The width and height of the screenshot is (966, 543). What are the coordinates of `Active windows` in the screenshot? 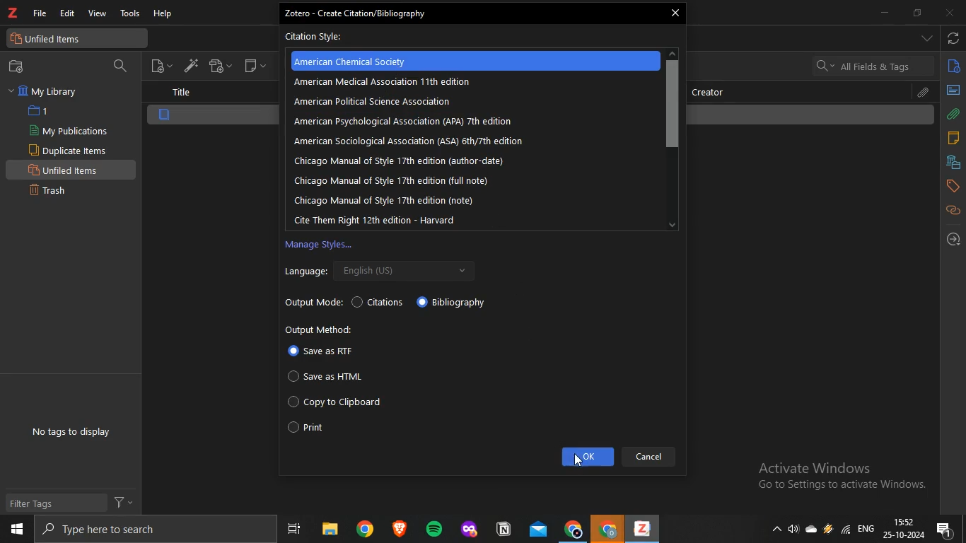 It's located at (837, 477).